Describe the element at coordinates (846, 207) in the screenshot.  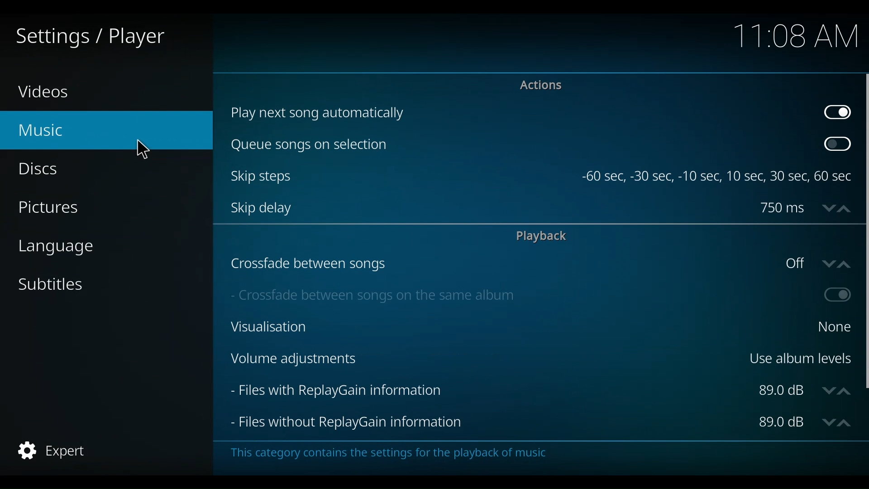
I see `up` at that location.